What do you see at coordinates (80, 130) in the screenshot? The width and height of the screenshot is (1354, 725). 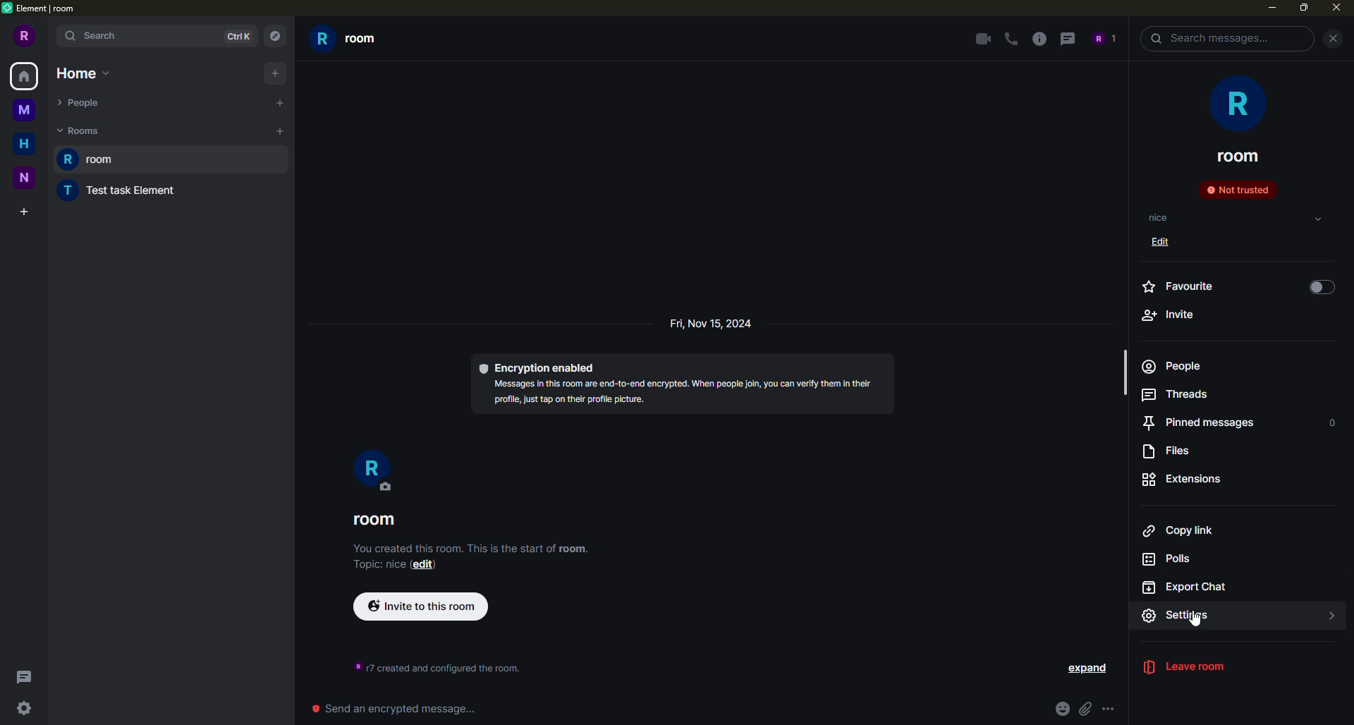 I see `rooms` at bounding box center [80, 130].